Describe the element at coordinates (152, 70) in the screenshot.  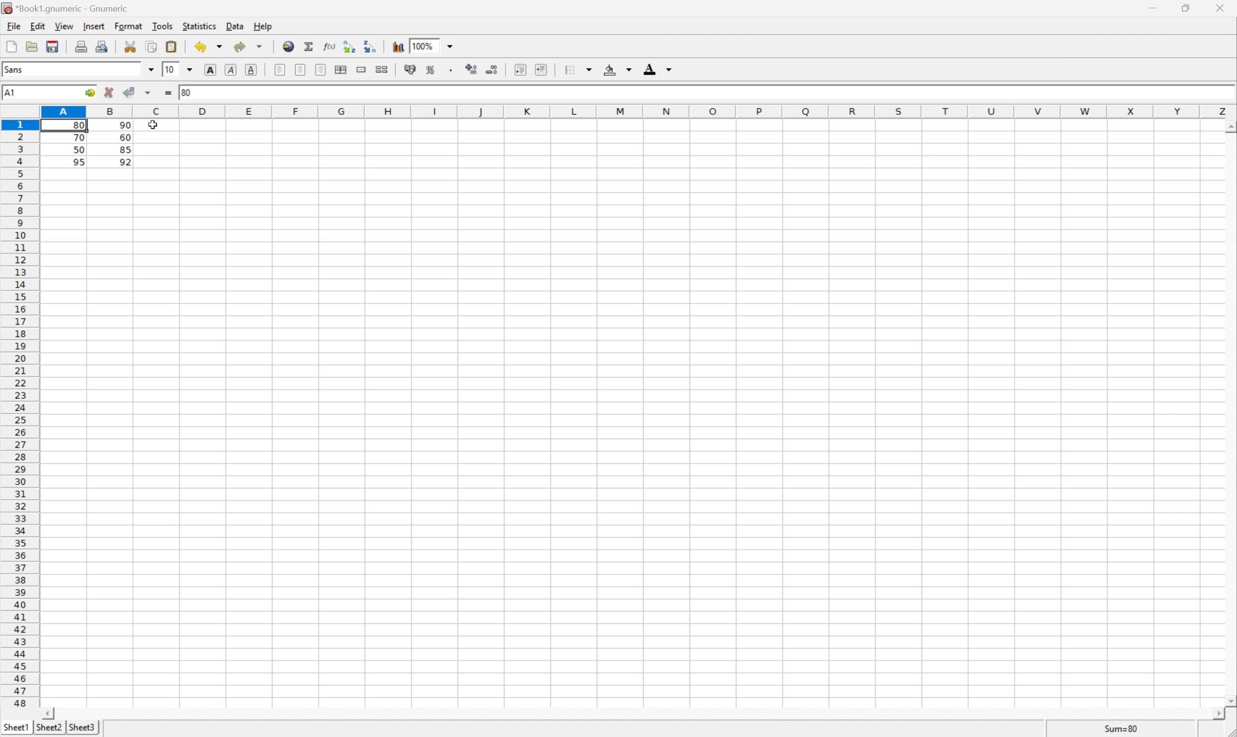
I see `Drop Down` at that location.